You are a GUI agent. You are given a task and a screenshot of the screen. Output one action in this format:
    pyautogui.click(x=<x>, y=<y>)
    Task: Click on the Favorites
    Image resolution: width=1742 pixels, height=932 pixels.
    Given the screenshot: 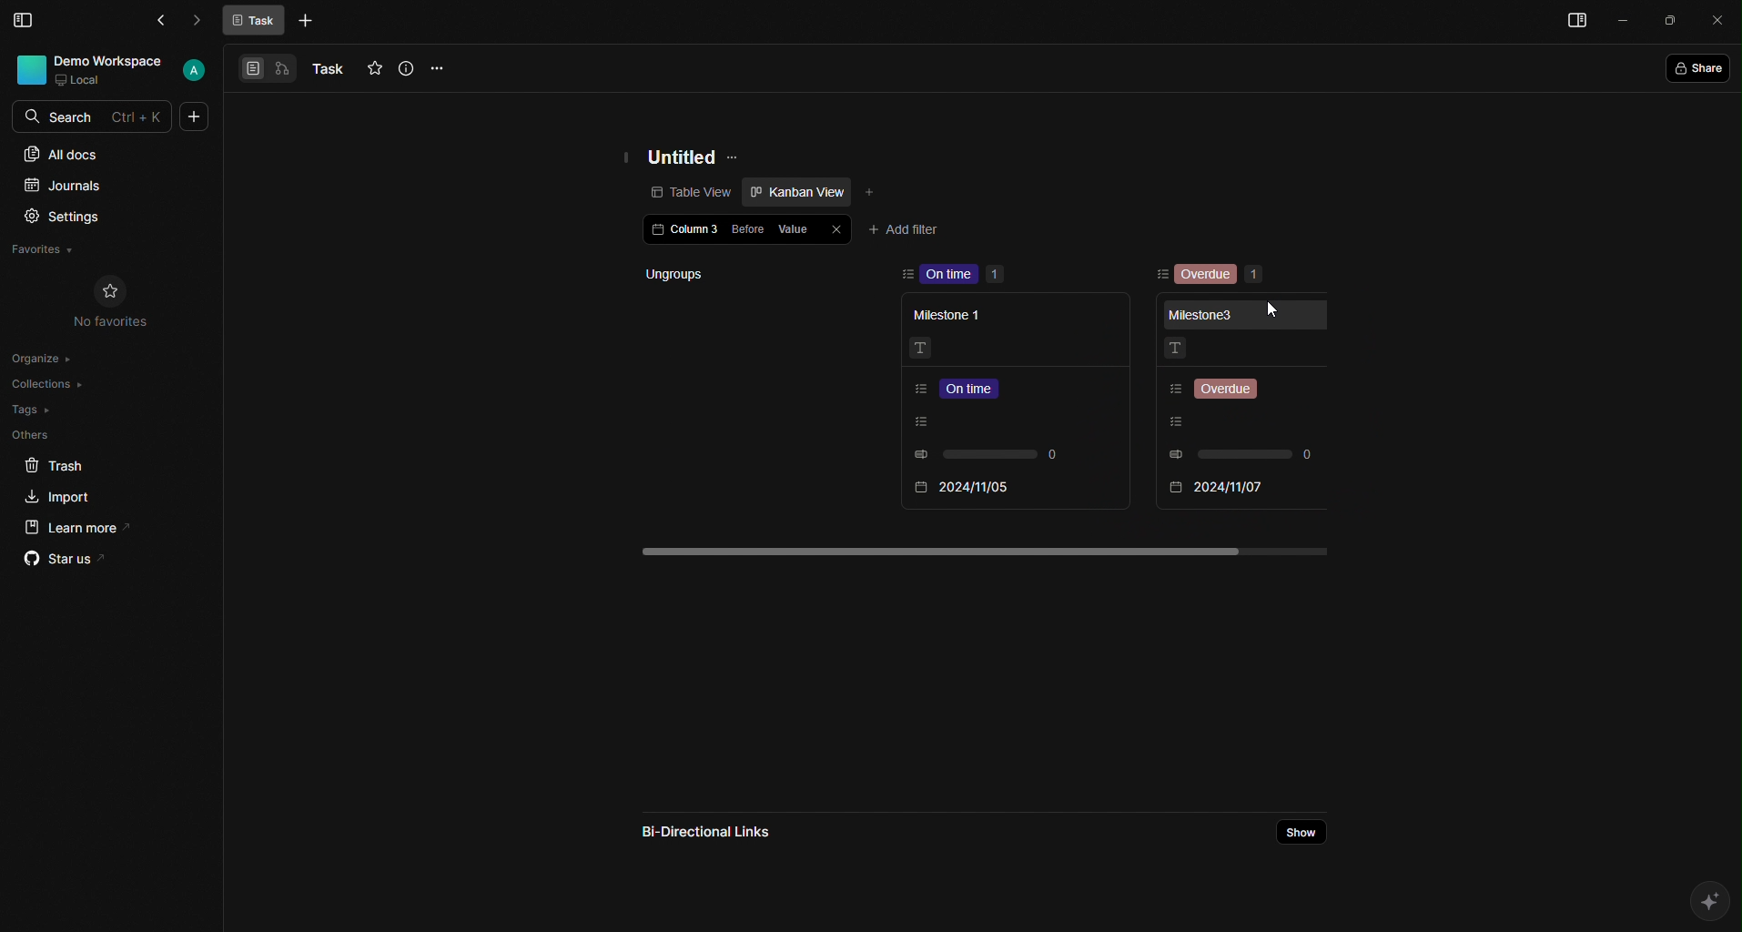 What is the action you would take?
    pyautogui.click(x=45, y=248)
    